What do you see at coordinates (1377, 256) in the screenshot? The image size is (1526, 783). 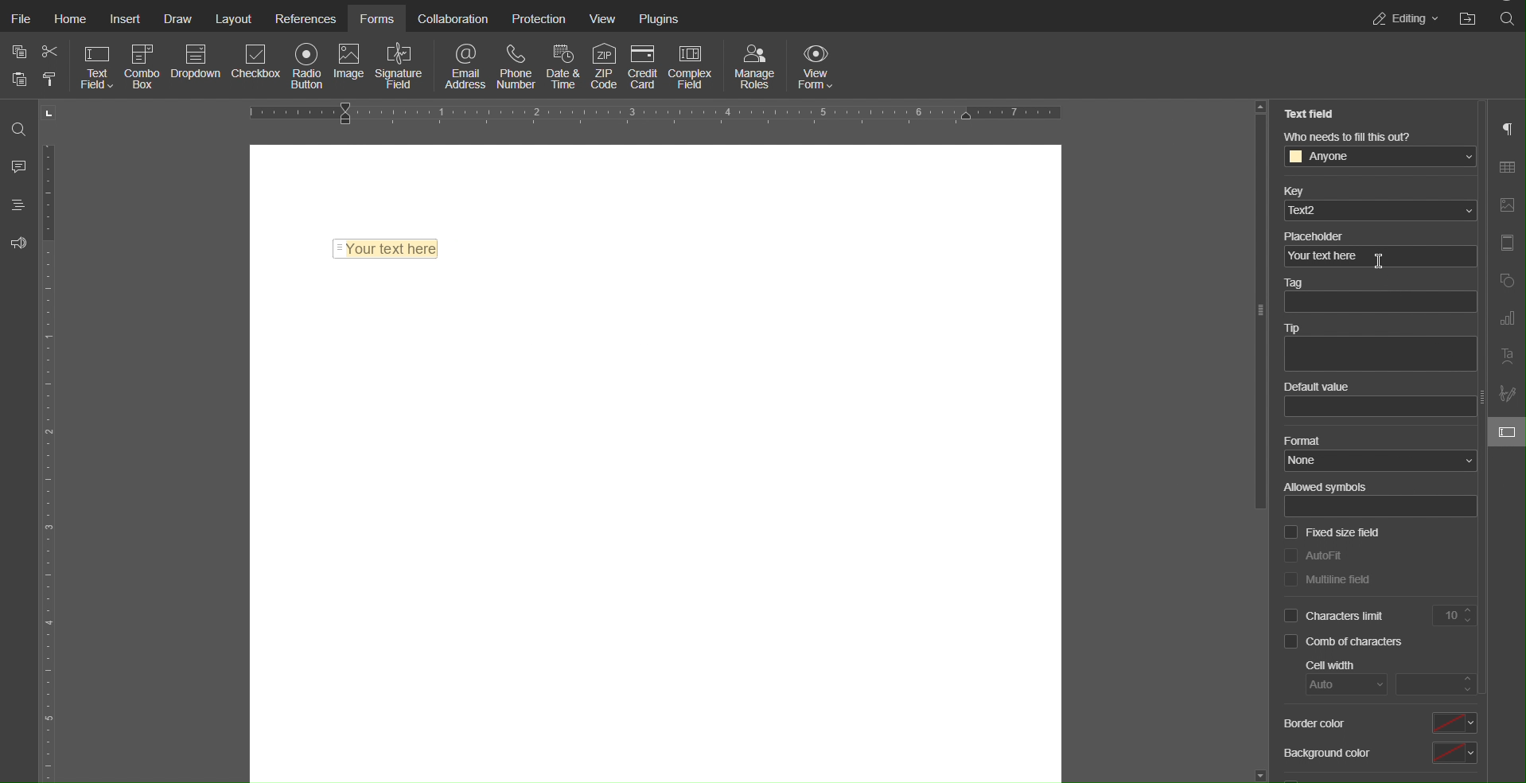 I see `cursor` at bounding box center [1377, 256].